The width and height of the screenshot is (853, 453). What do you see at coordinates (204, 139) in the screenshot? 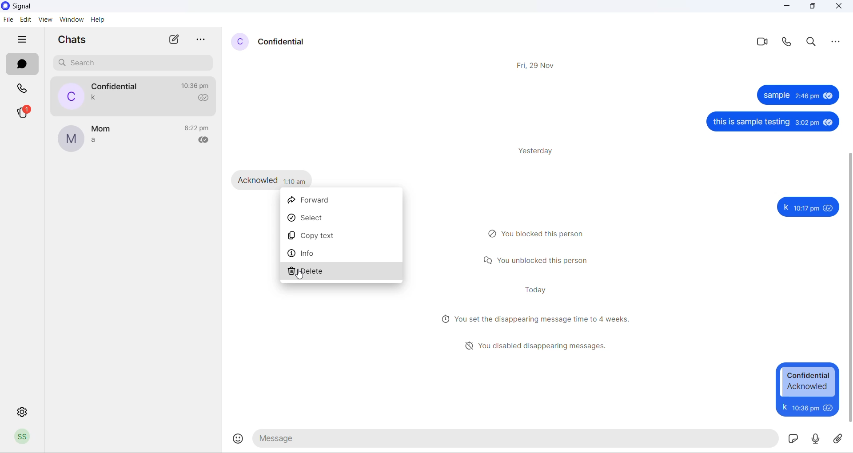
I see `read recipient` at bounding box center [204, 139].